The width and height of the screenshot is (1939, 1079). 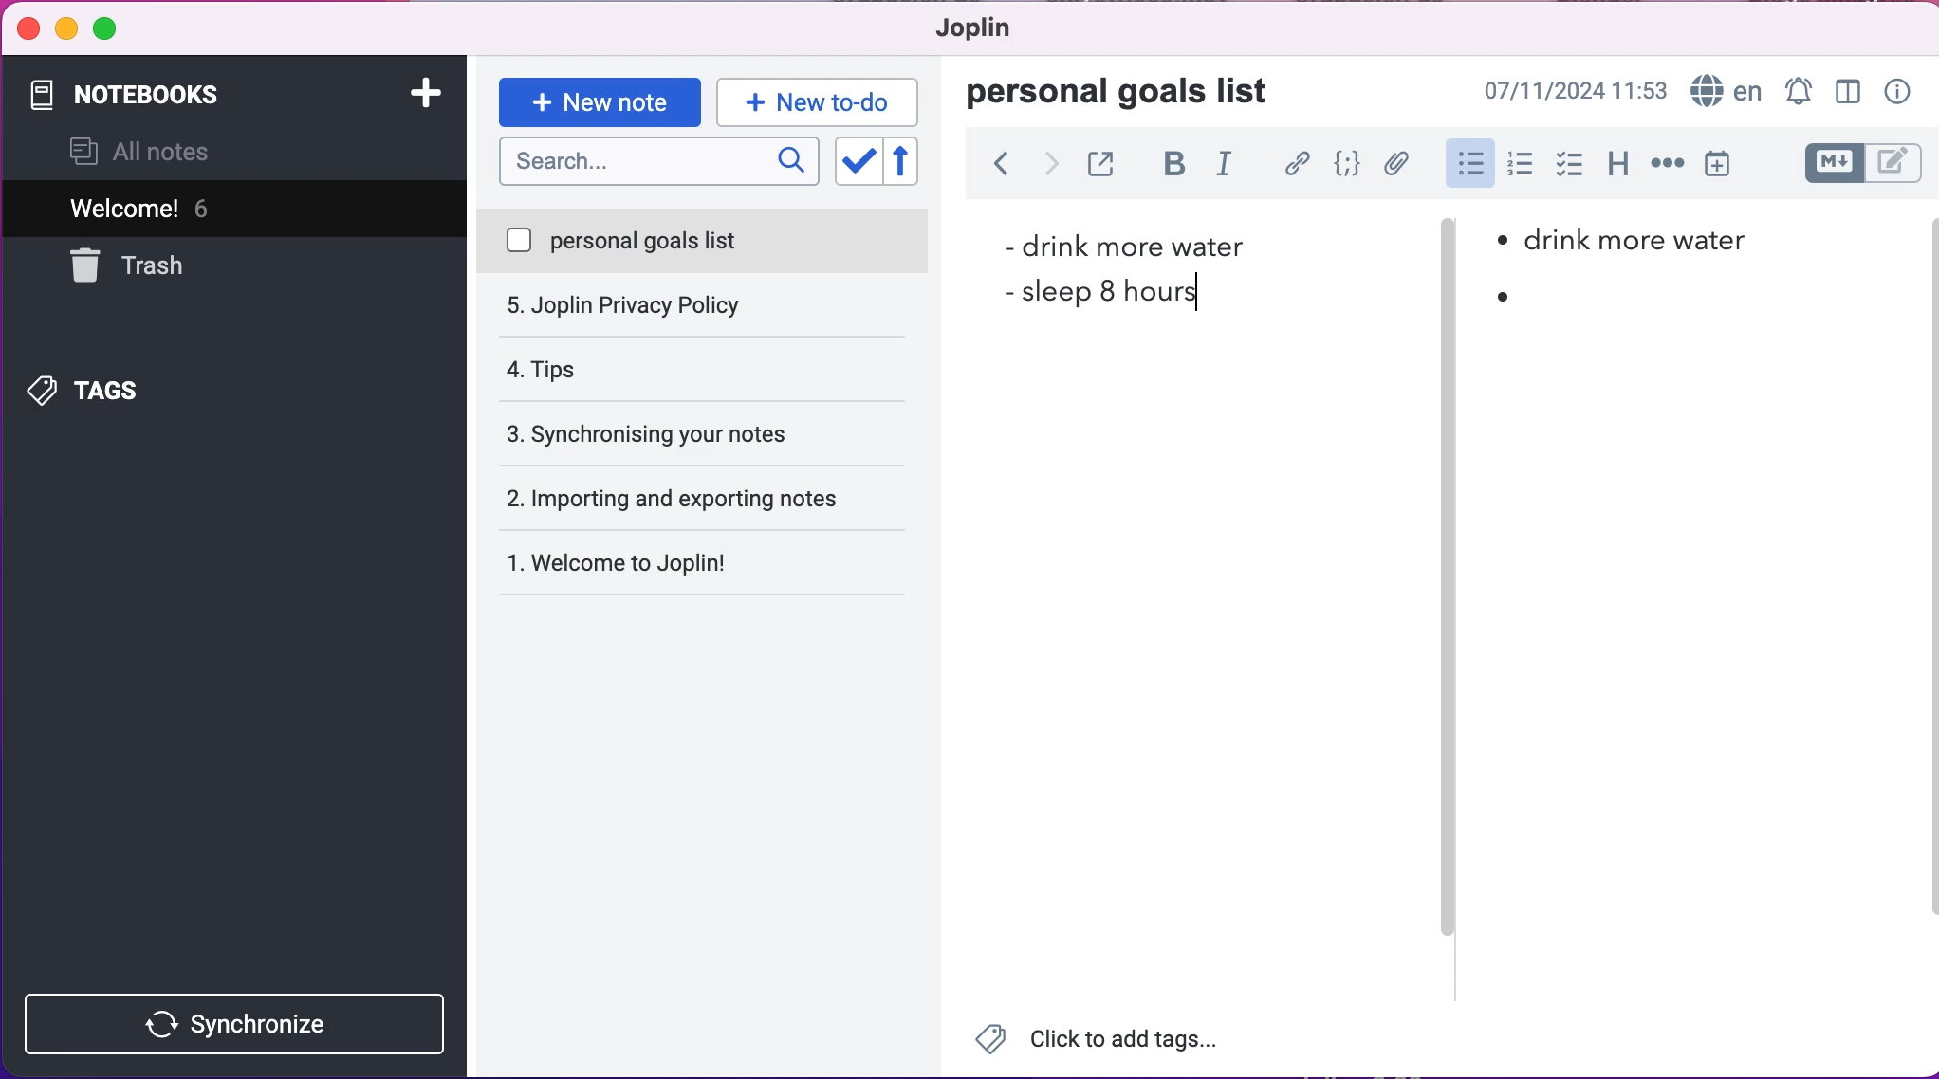 What do you see at coordinates (1795, 88) in the screenshot?
I see `set alarm` at bounding box center [1795, 88].